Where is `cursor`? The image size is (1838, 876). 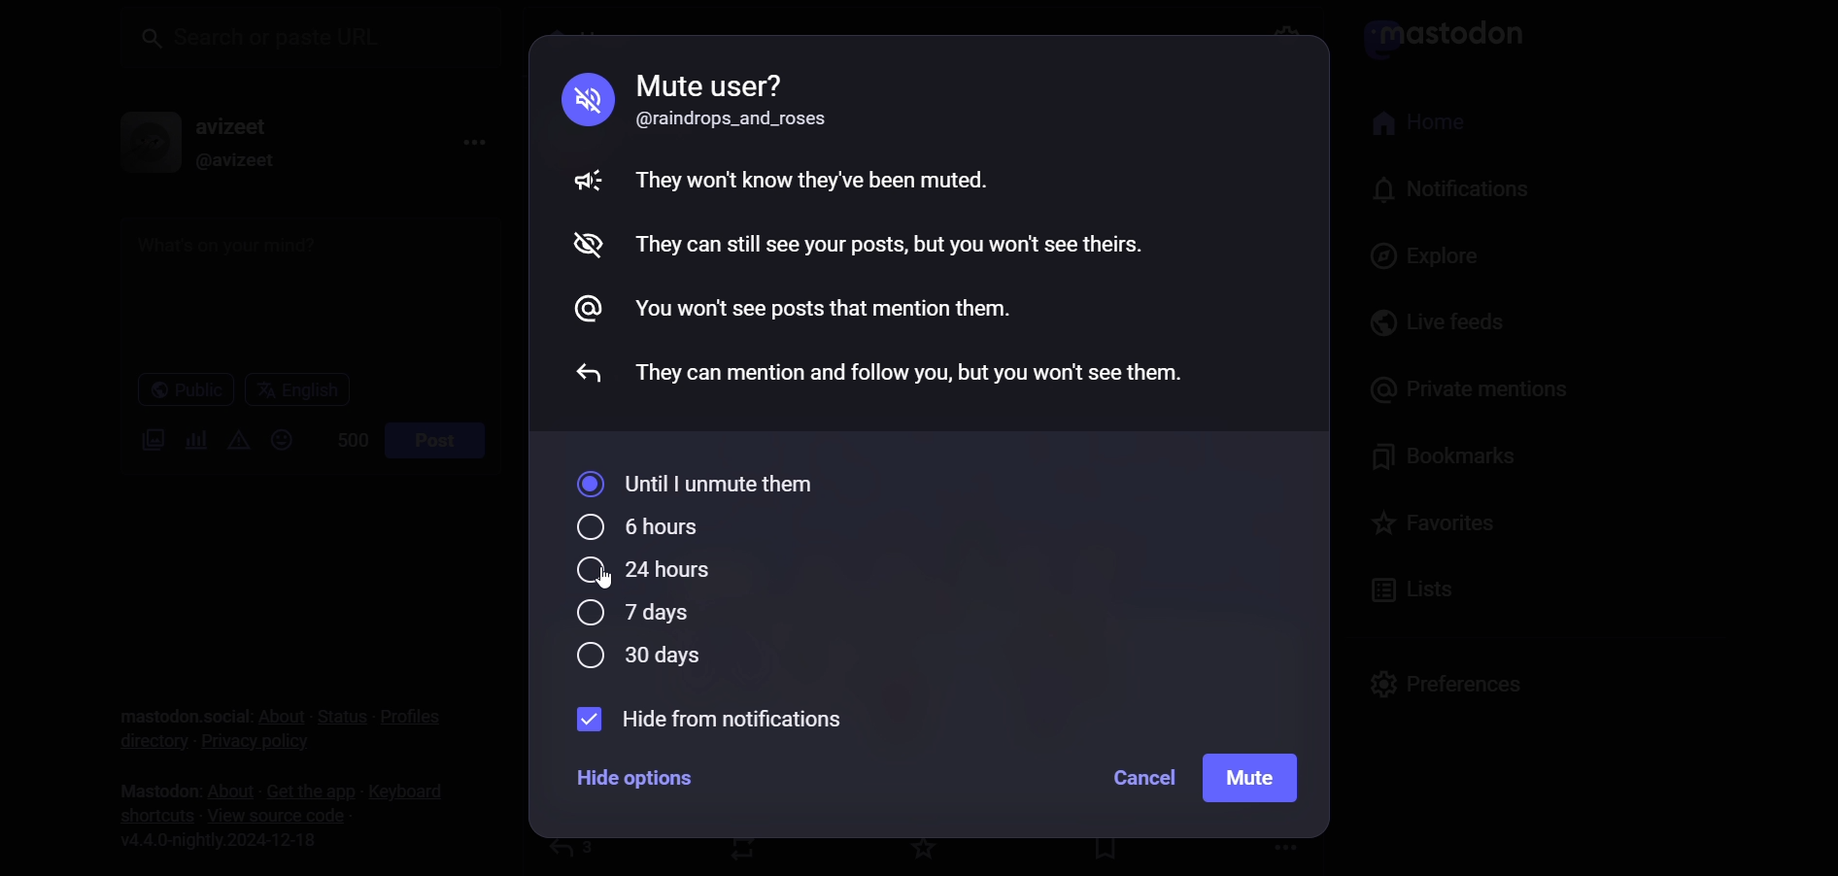 cursor is located at coordinates (610, 582).